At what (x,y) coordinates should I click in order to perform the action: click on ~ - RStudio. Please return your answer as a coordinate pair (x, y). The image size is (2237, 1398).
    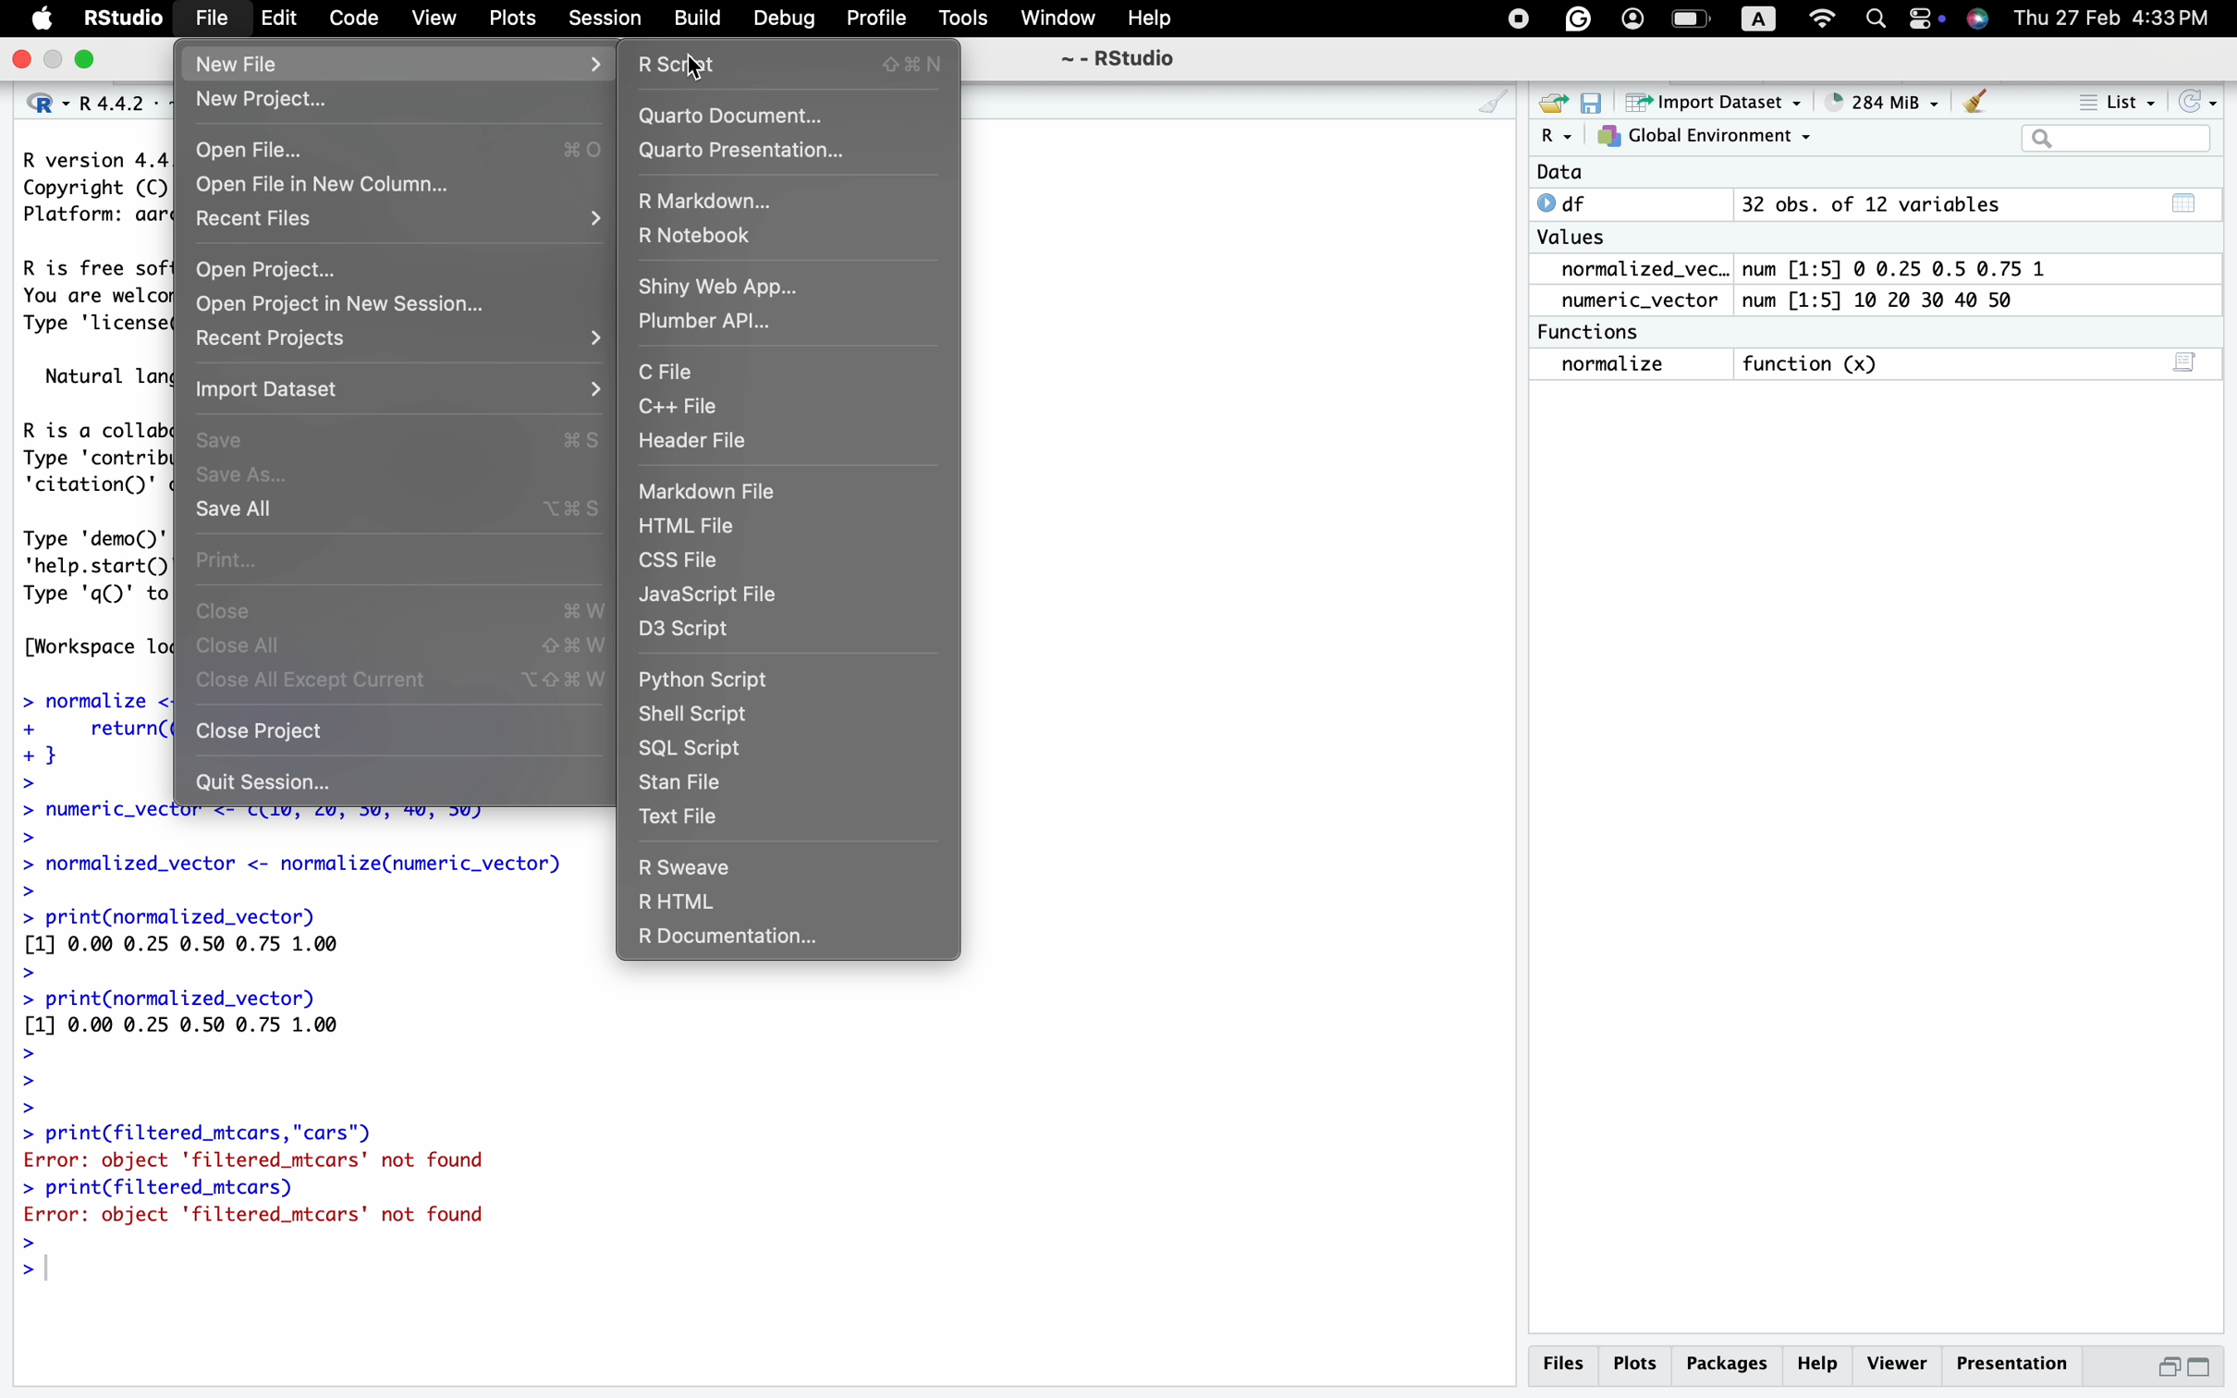
    Looking at the image, I should click on (1127, 57).